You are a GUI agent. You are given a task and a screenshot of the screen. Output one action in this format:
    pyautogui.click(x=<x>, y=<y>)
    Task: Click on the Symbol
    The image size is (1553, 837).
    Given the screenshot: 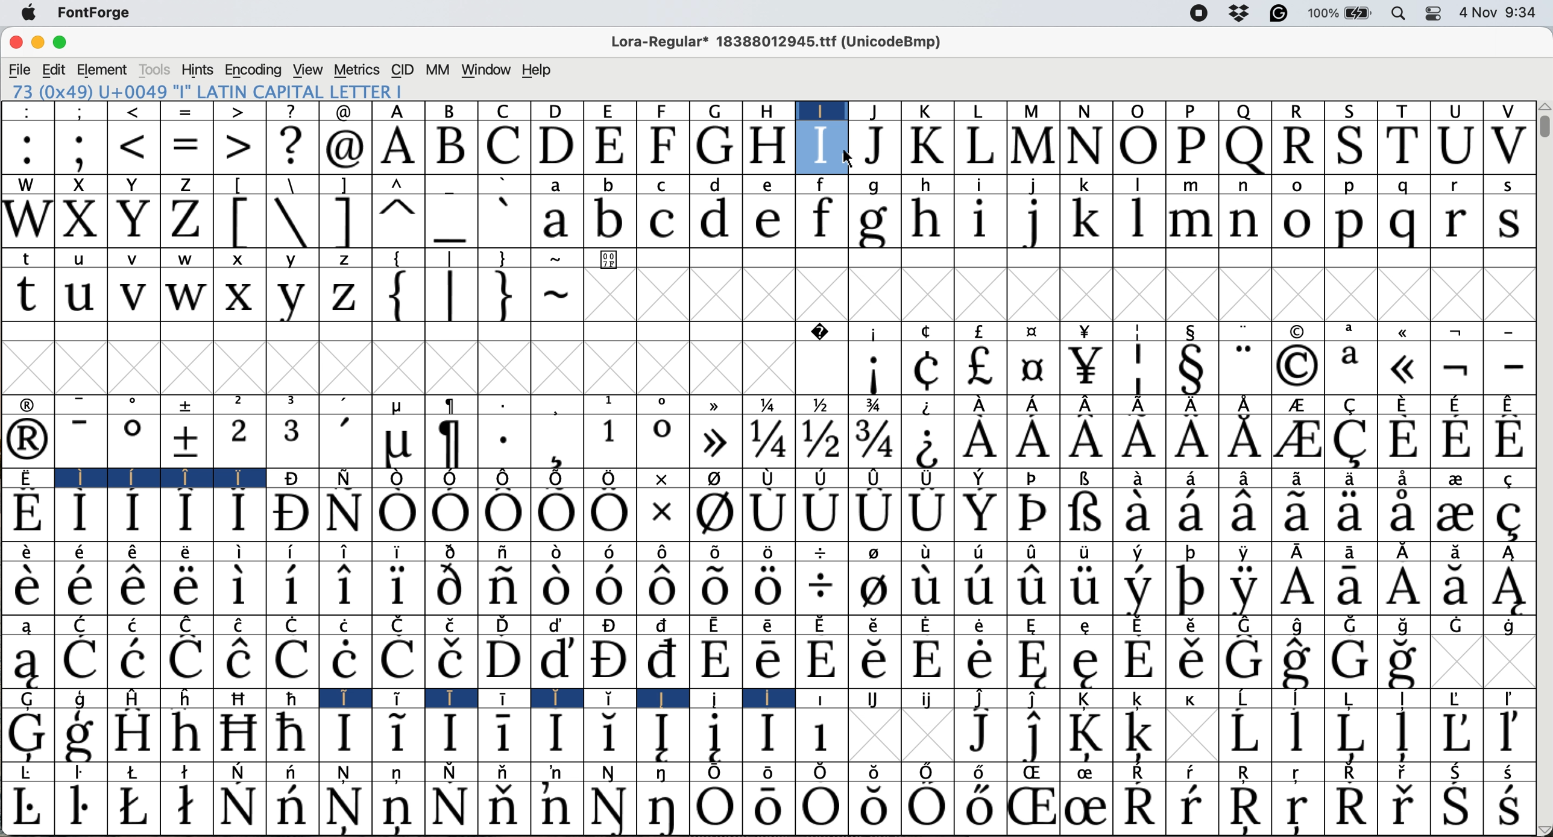 What is the action you would take?
    pyautogui.click(x=978, y=734)
    